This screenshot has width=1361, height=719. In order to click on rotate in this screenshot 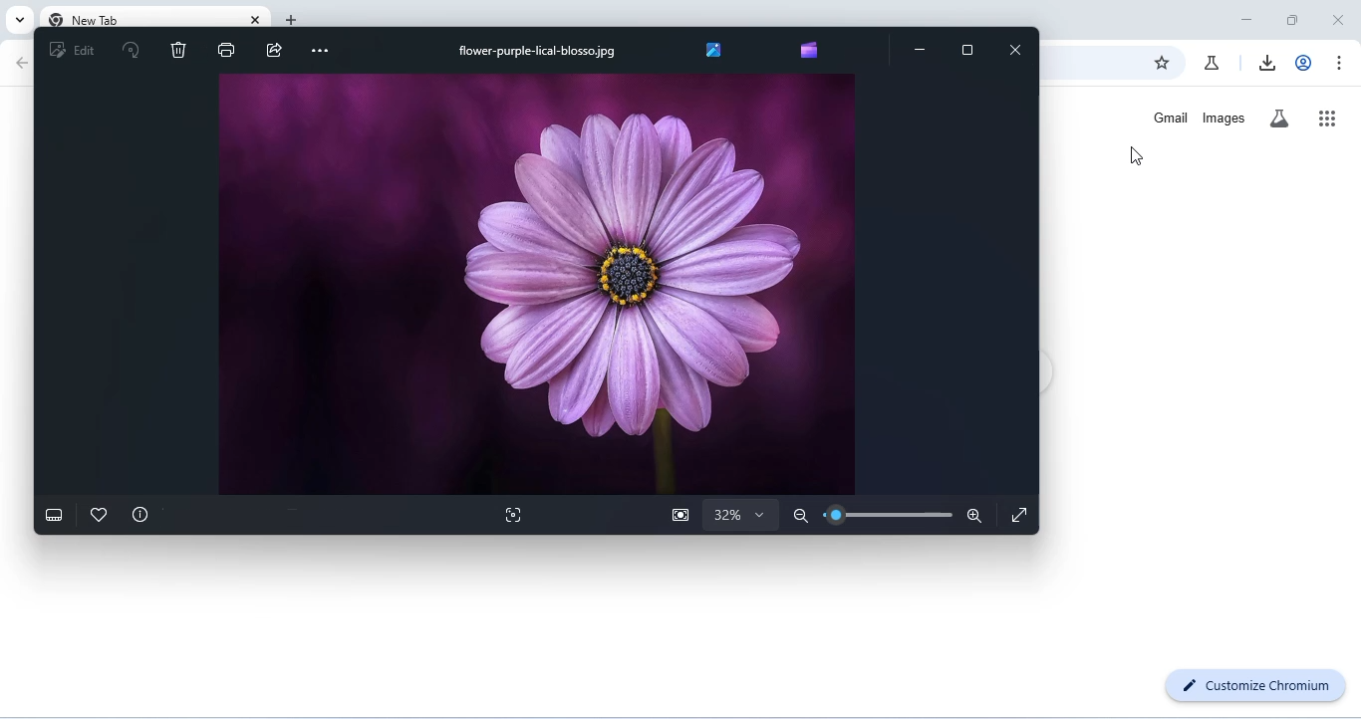, I will do `click(133, 52)`.